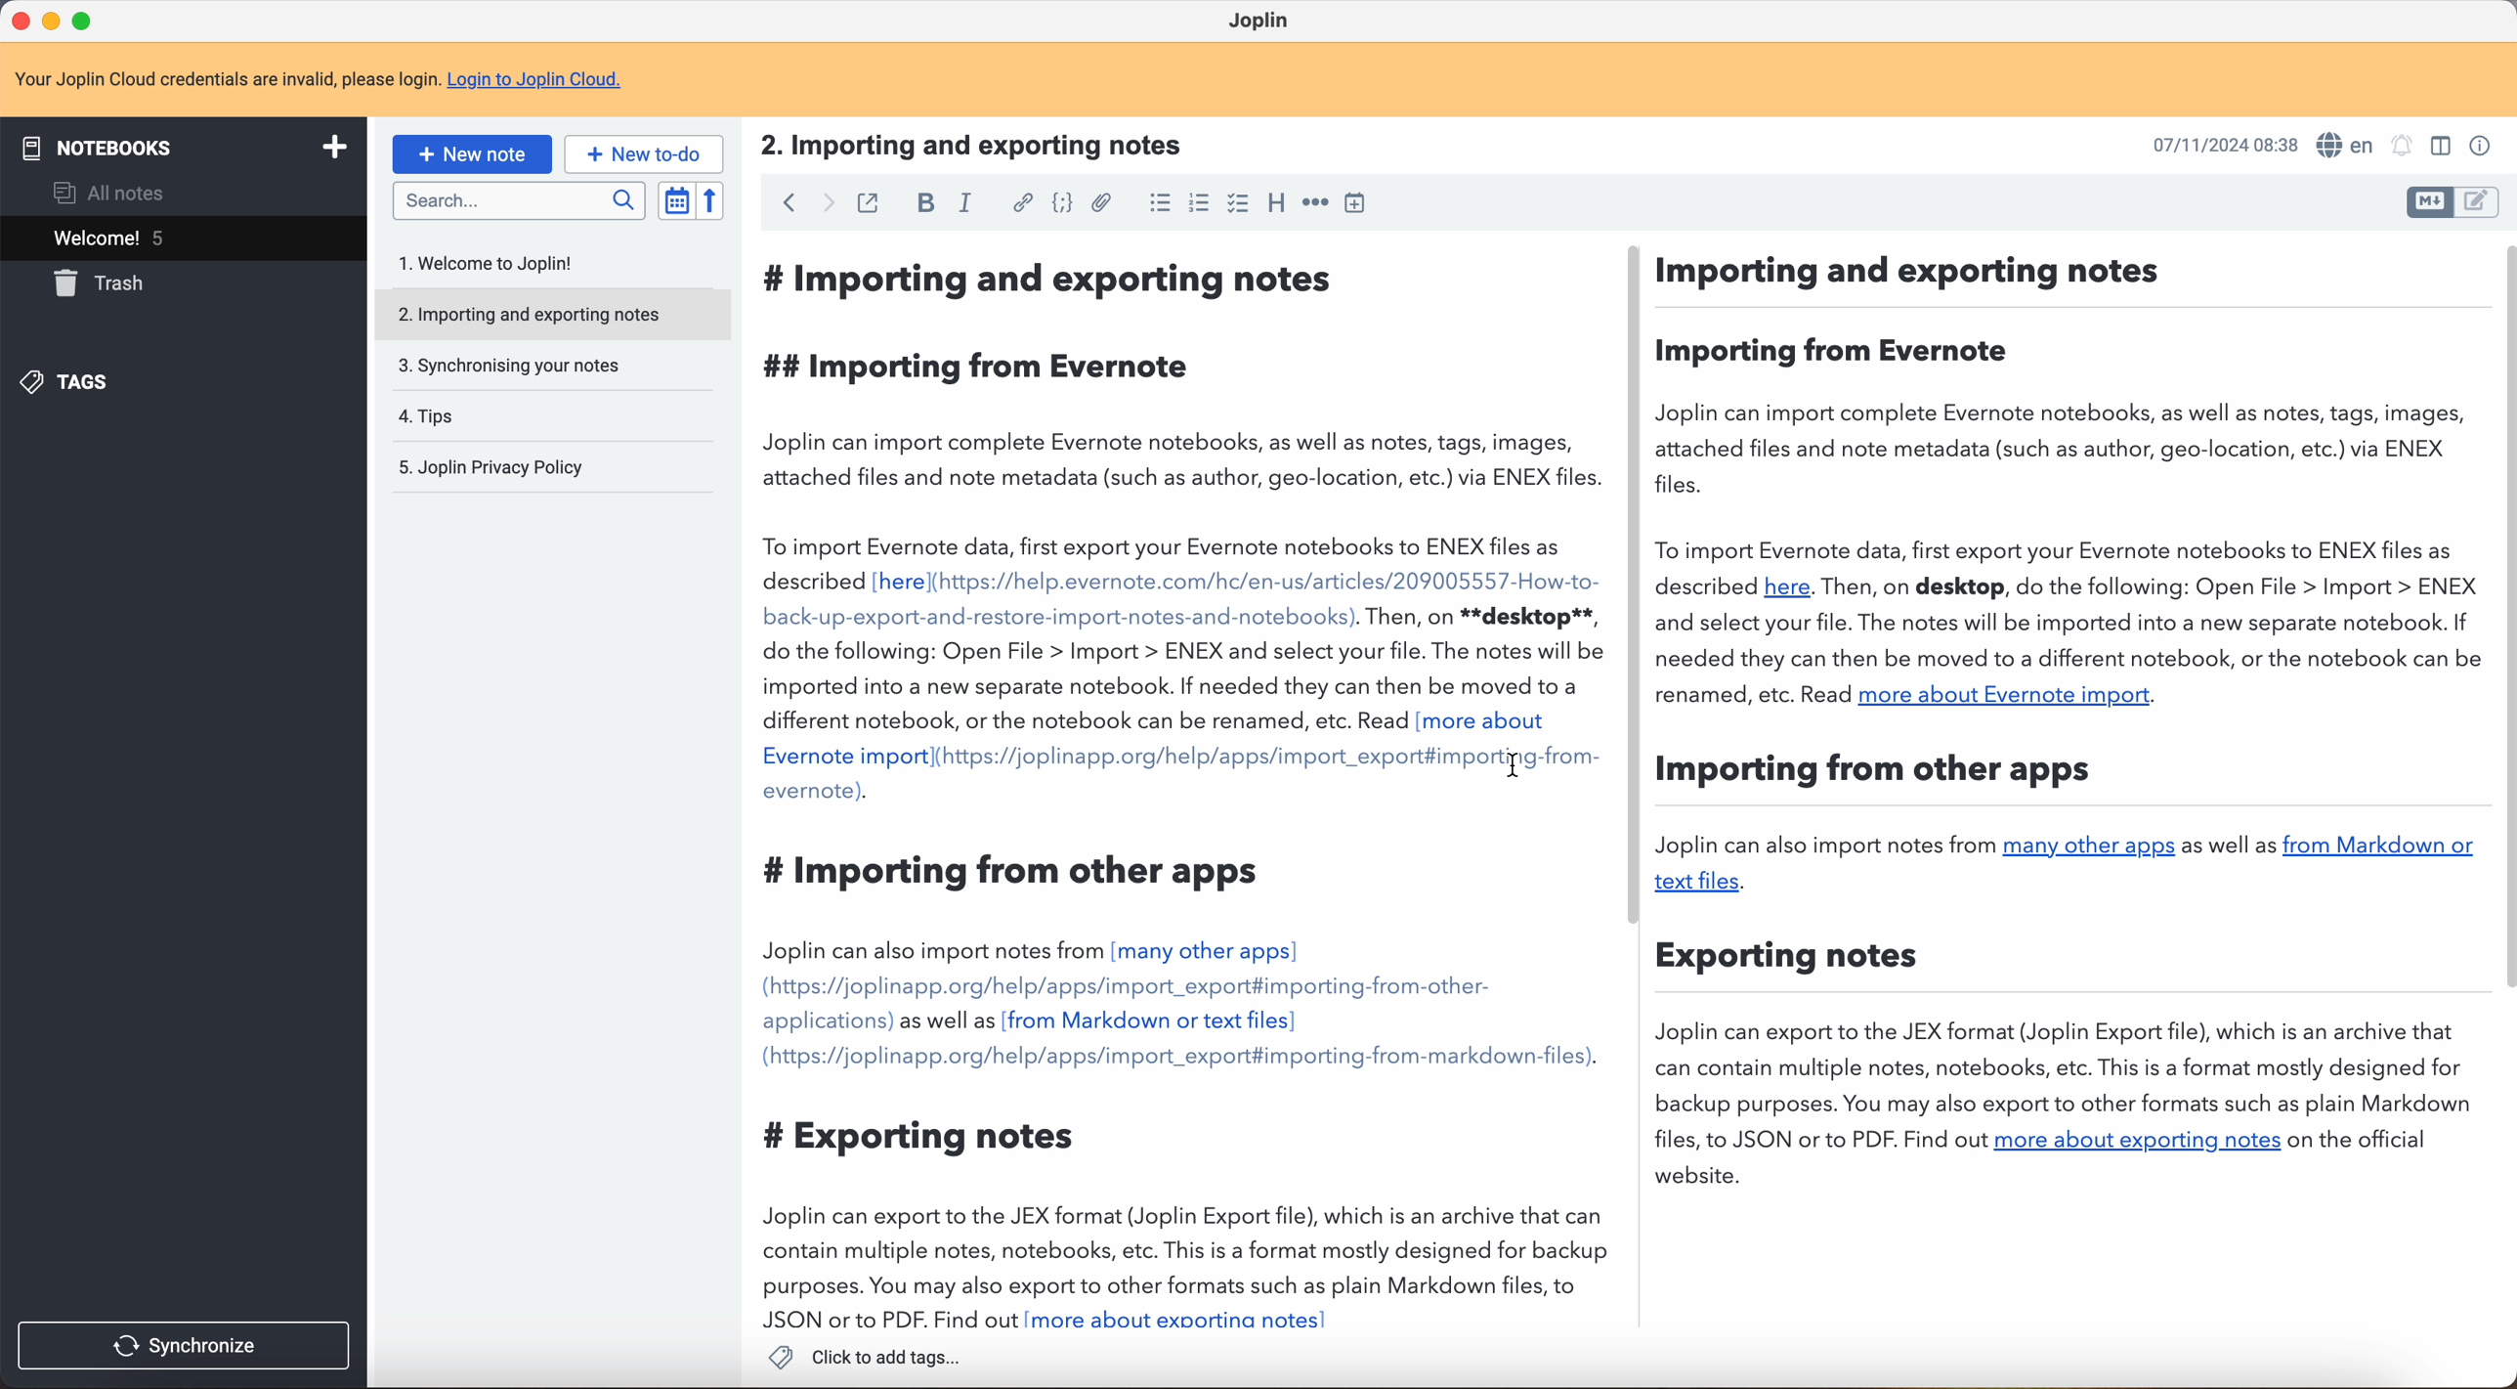 This screenshot has width=2517, height=1389. What do you see at coordinates (510, 365) in the screenshot?
I see `synchronising your notes` at bounding box center [510, 365].